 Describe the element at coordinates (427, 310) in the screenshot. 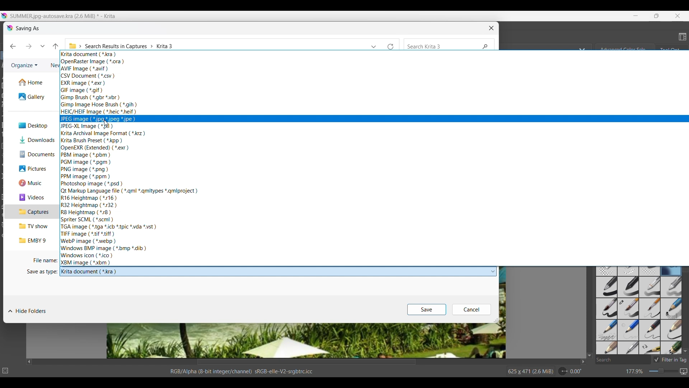

I see `Save inputs made` at that location.